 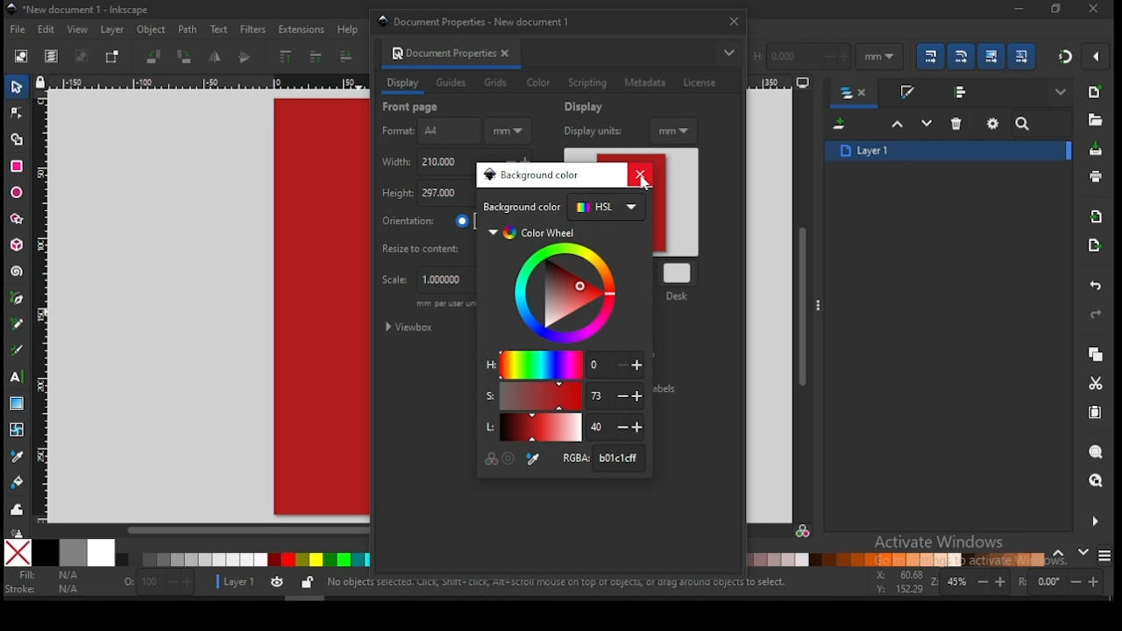 What do you see at coordinates (493, 457) in the screenshot?
I see `color managed` at bounding box center [493, 457].